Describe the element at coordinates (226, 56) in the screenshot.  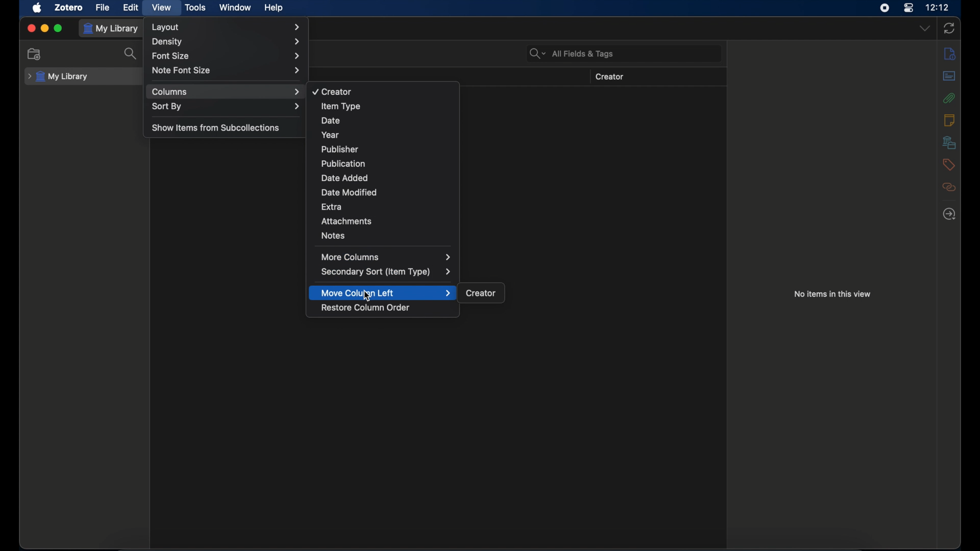
I see `font size` at that location.